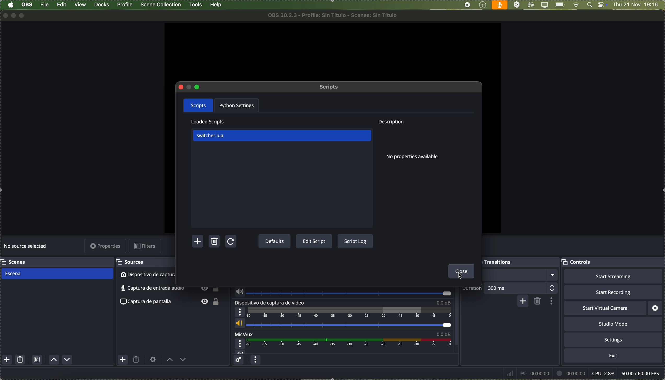 The width and height of the screenshot is (665, 380). I want to click on advanced audio properties, so click(239, 360).